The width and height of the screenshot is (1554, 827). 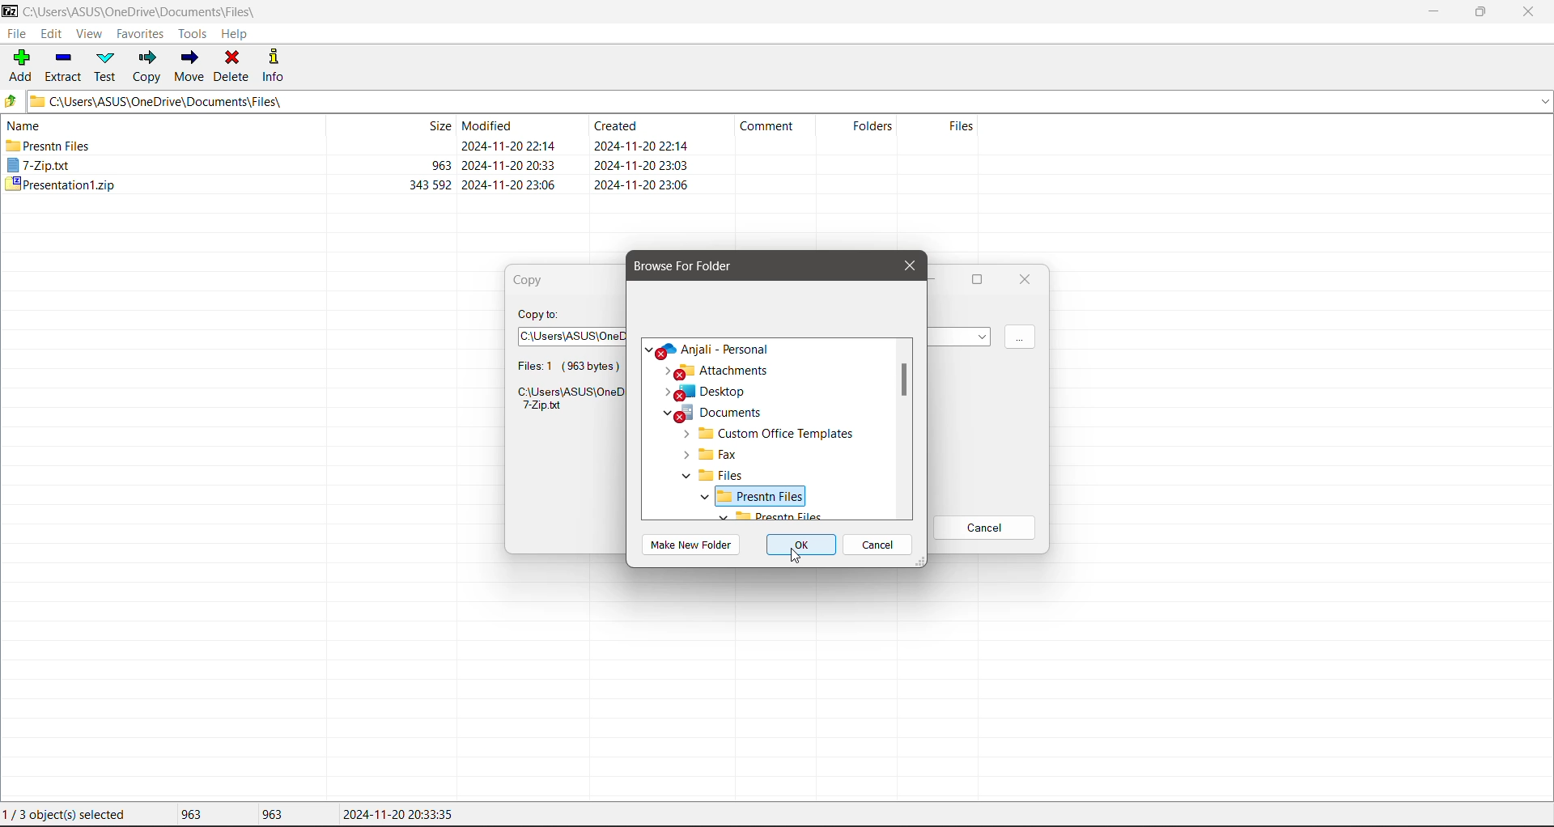 I want to click on Move Up one level, so click(x=11, y=101).